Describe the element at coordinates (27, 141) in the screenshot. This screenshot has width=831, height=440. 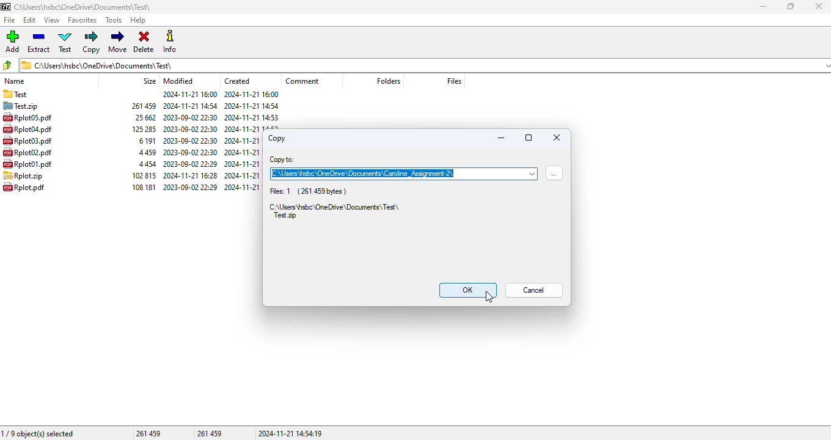
I see `file name` at that location.